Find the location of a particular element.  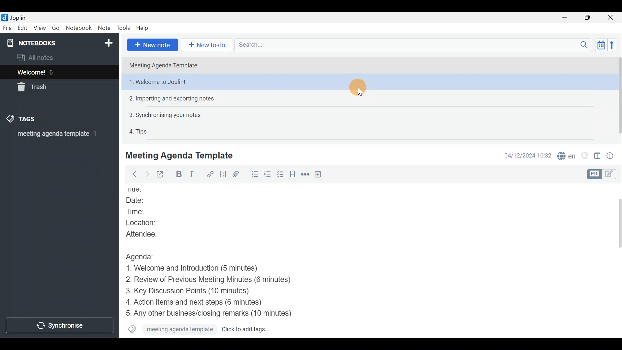

Review of Previous Meeting Minutes (6 minutes) is located at coordinates (219, 281).